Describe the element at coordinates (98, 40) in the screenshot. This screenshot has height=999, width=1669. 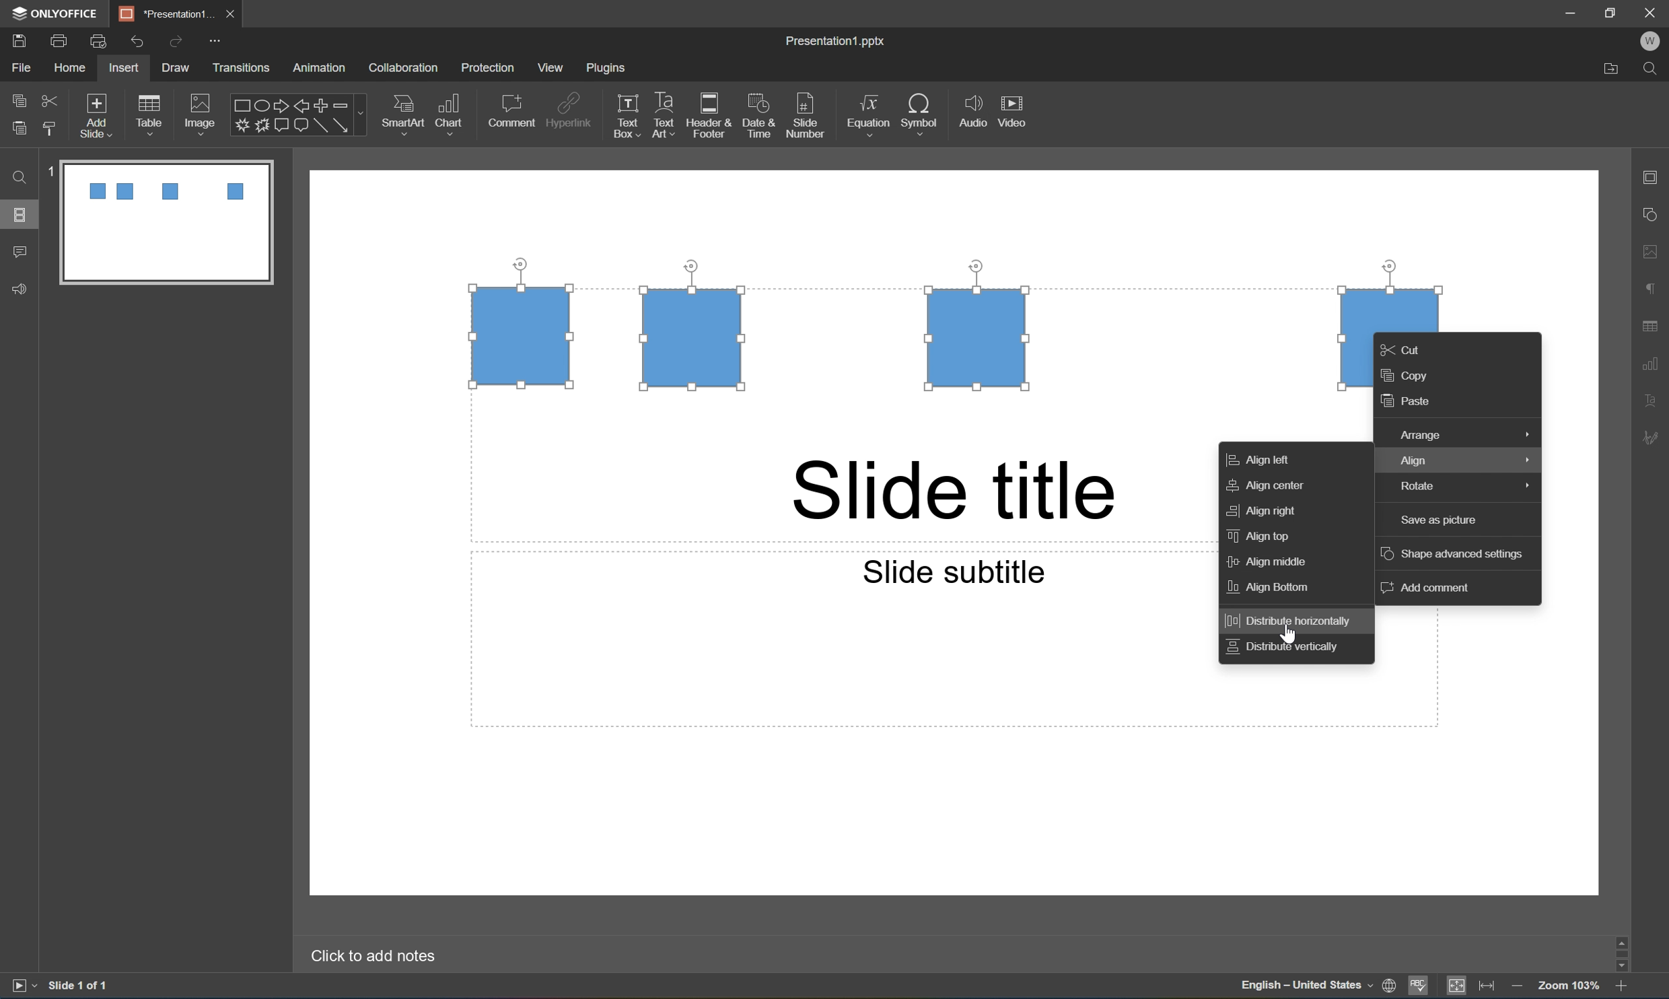
I see `quick print` at that location.